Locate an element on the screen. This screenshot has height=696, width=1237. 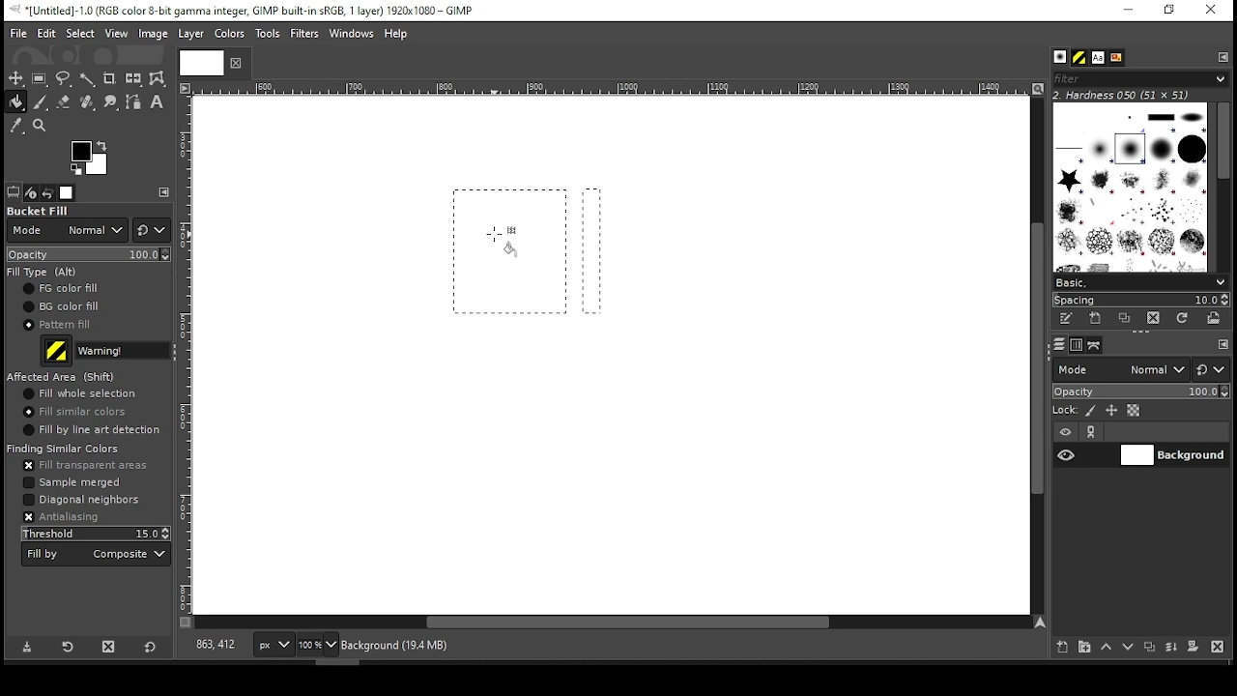
brushes is located at coordinates (1130, 187).